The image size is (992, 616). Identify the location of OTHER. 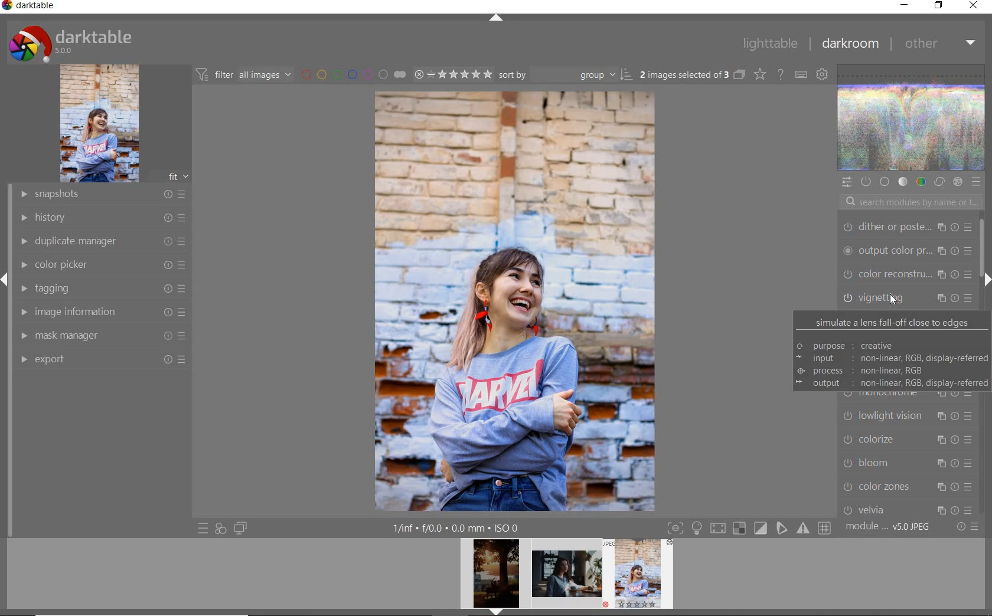
(940, 43).